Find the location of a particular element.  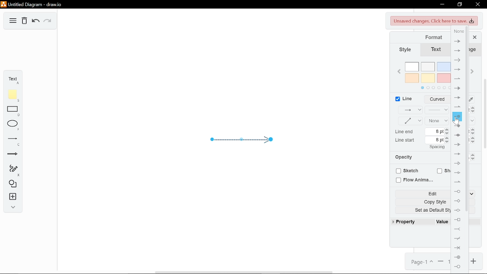

Redo is located at coordinates (48, 21).